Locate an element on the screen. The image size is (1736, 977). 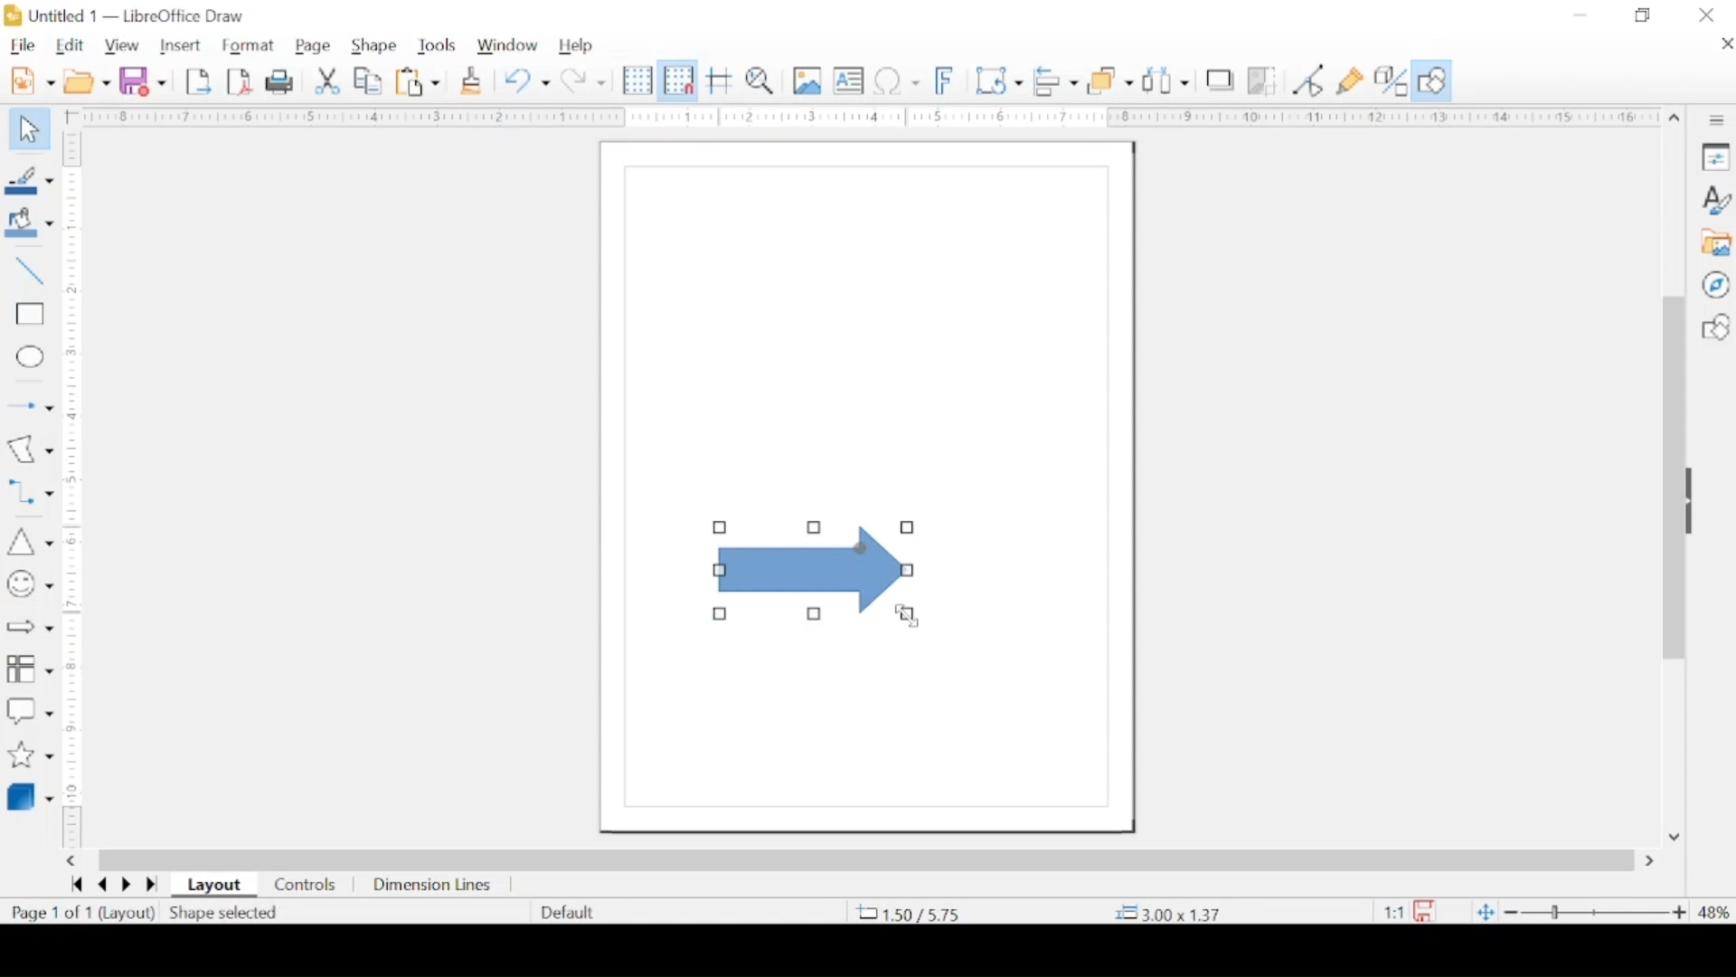
insert line is located at coordinates (30, 270).